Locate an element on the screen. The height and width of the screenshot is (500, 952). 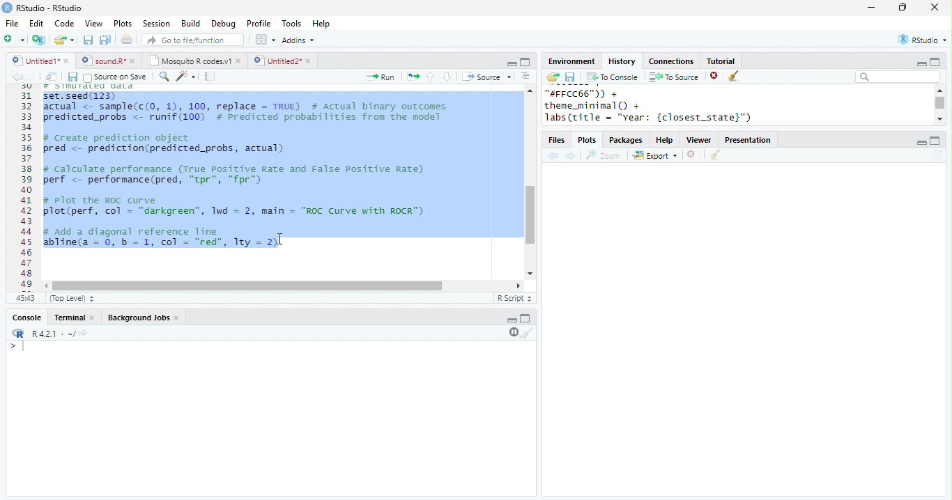
run is located at coordinates (380, 77).